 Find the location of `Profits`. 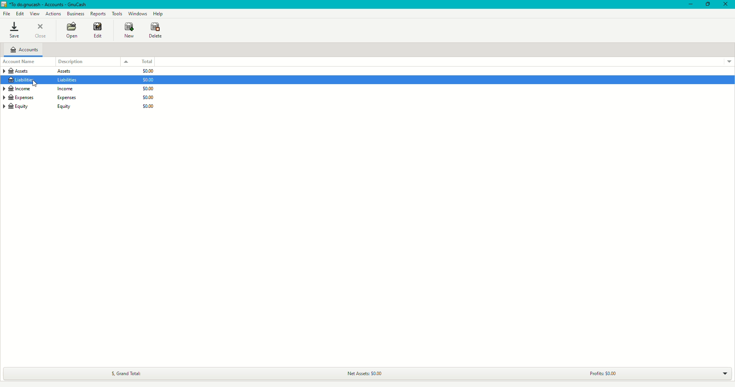

Profits is located at coordinates (602, 374).